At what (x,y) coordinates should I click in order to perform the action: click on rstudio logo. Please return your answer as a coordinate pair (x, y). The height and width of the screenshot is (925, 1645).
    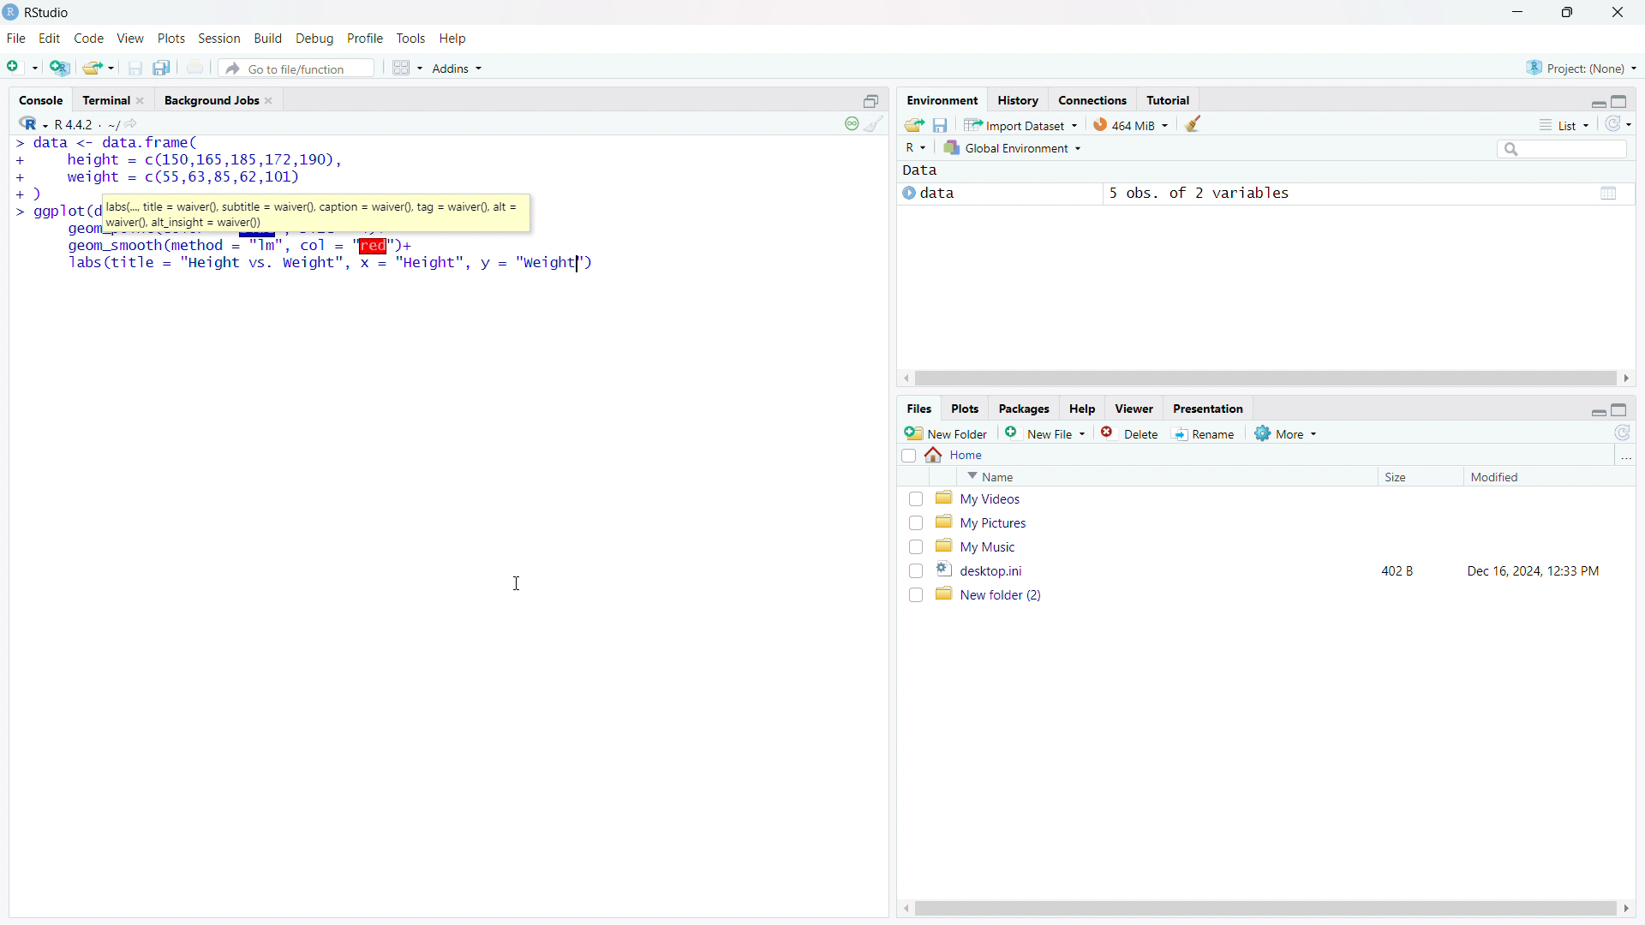
    Looking at the image, I should click on (10, 12).